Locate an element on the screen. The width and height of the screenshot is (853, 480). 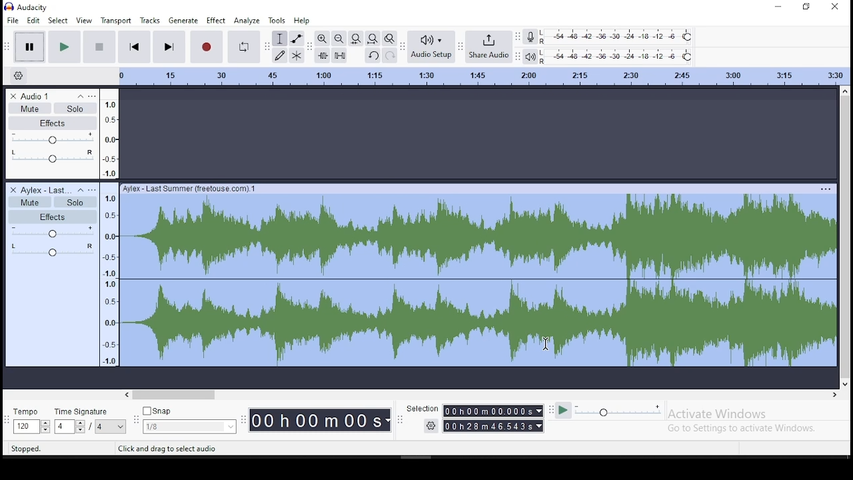
redo is located at coordinates (389, 55).